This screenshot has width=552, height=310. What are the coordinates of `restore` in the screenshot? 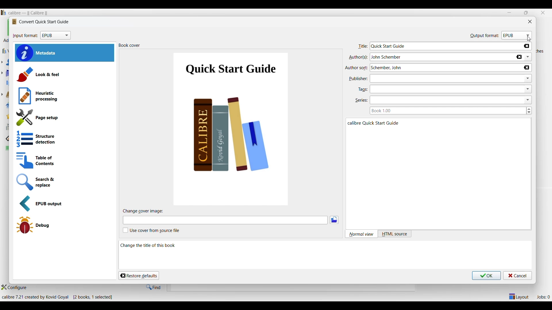 It's located at (526, 13).